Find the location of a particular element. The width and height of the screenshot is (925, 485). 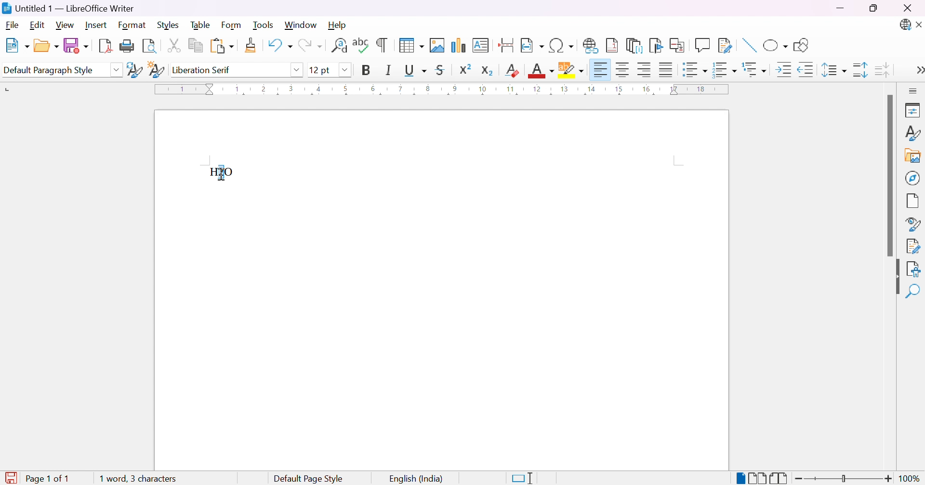

Show draw functions is located at coordinates (800, 45).